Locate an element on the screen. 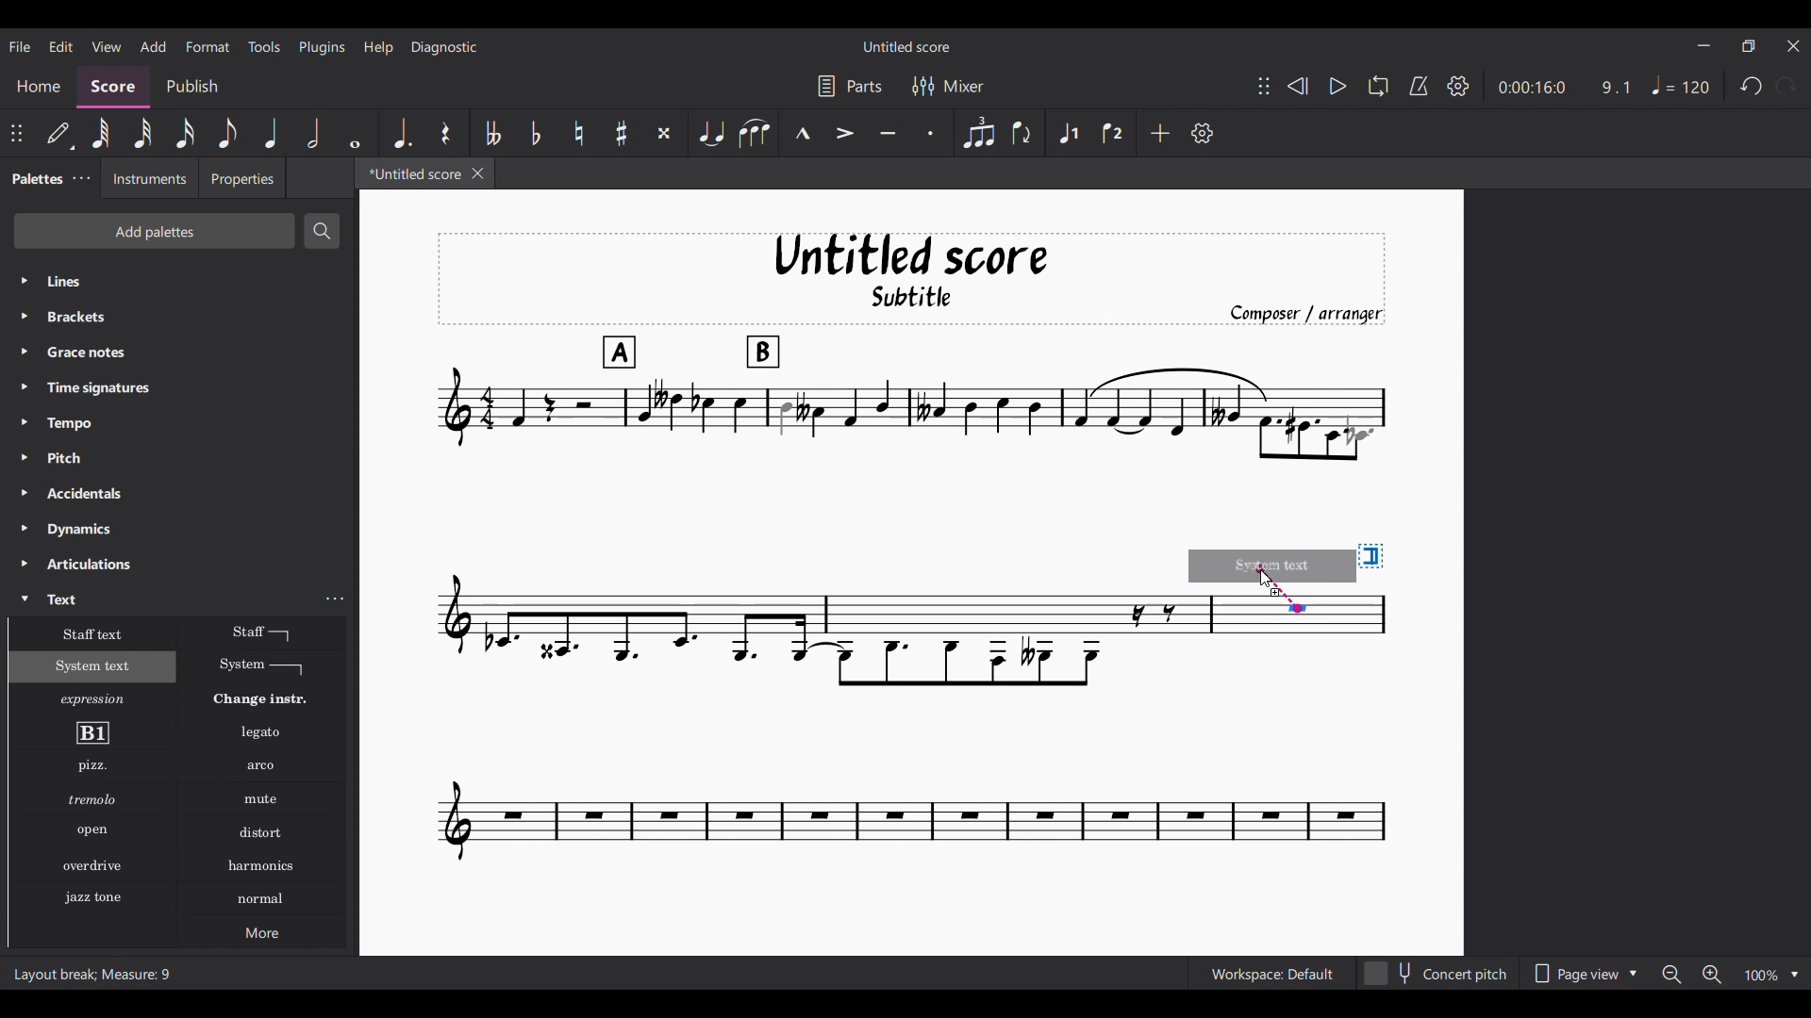  Toggle double flat is located at coordinates (490, 133).